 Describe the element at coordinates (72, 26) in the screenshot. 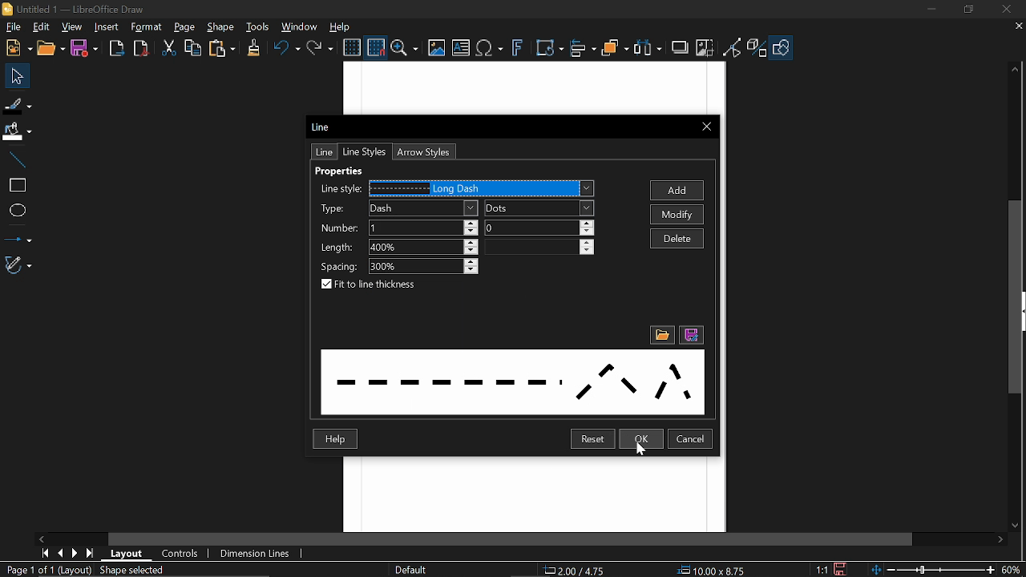

I see `View` at that location.